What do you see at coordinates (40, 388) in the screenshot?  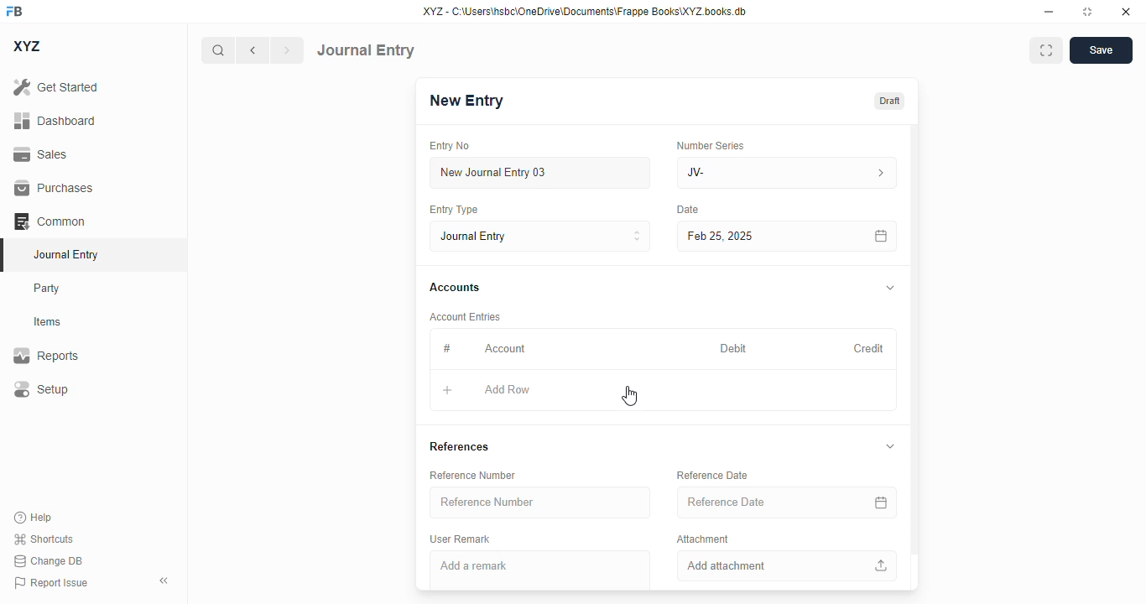 I see `setup` at bounding box center [40, 388].